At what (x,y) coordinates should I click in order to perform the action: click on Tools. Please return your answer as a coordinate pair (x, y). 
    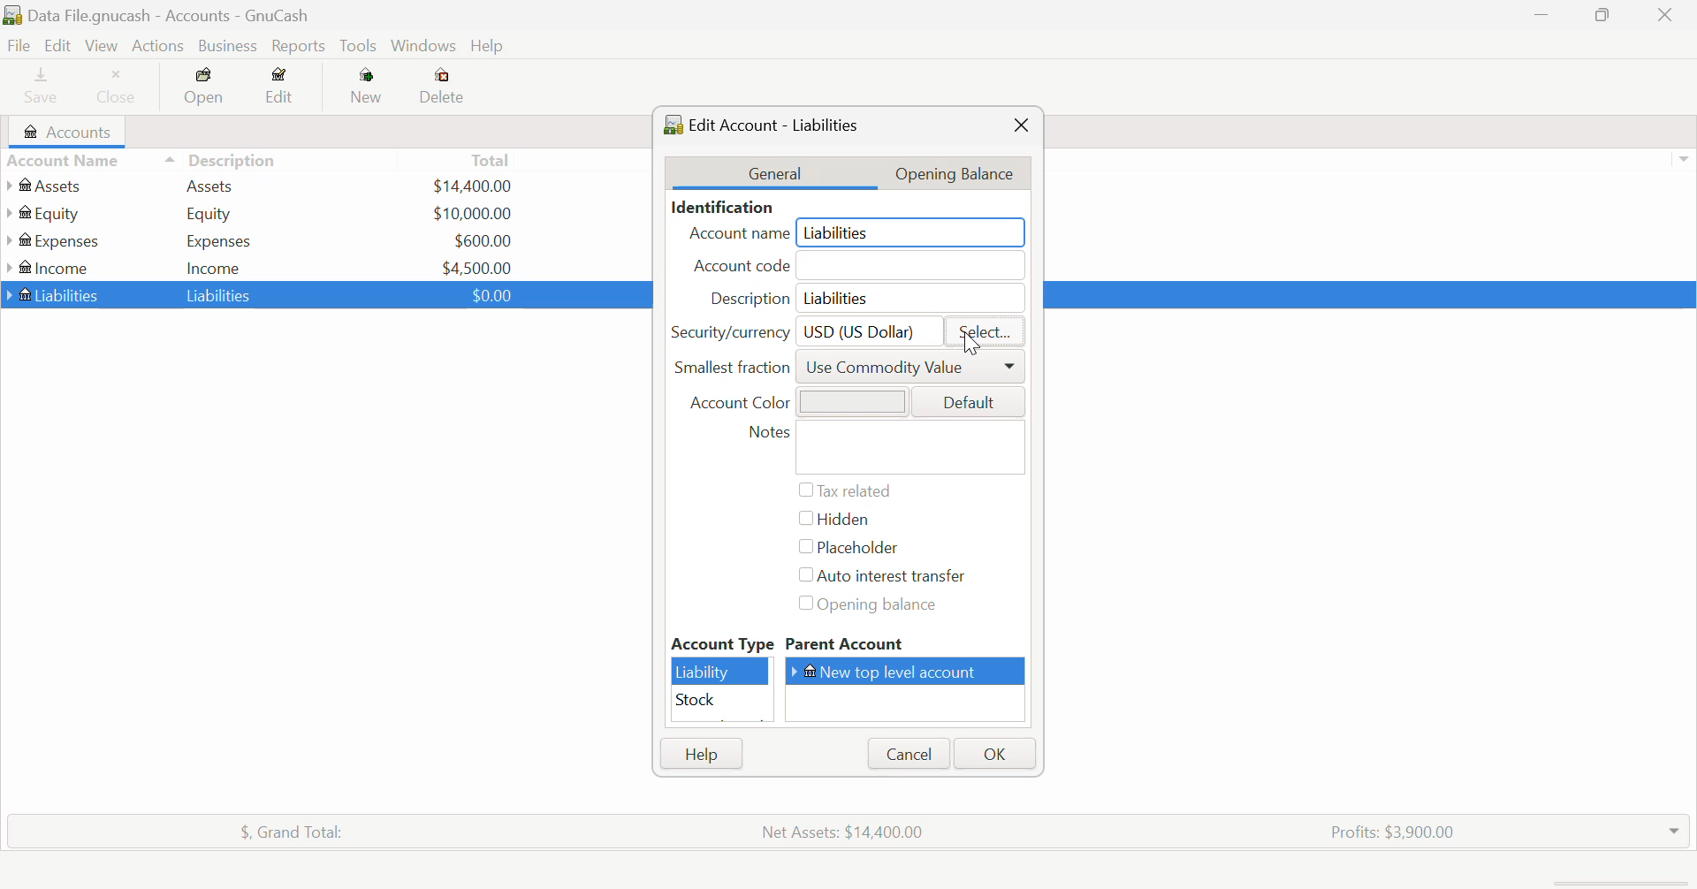
    Looking at the image, I should click on (360, 47).